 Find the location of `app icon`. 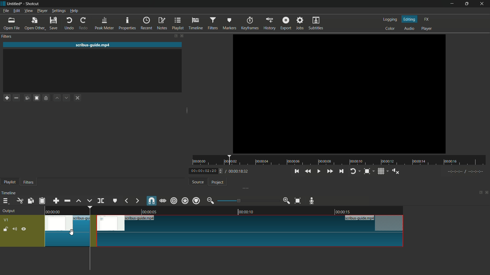

app icon is located at coordinates (3, 3).